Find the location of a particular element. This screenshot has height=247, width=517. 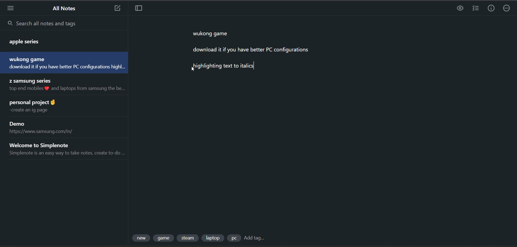

task preview is located at coordinates (461, 9).